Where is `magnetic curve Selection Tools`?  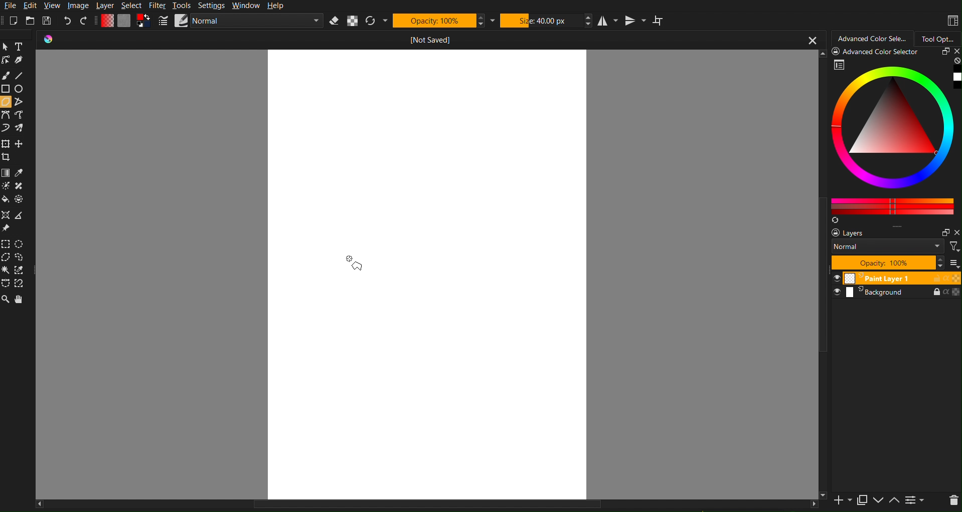
magnetic curve Selection Tools is located at coordinates (24, 285).